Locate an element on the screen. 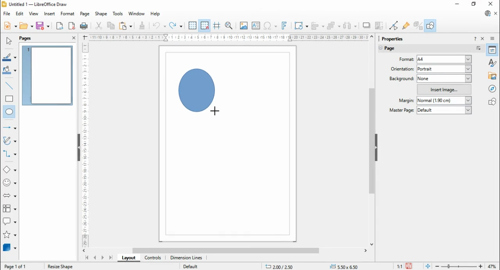 The width and height of the screenshot is (500, 270). tools is located at coordinates (118, 14).